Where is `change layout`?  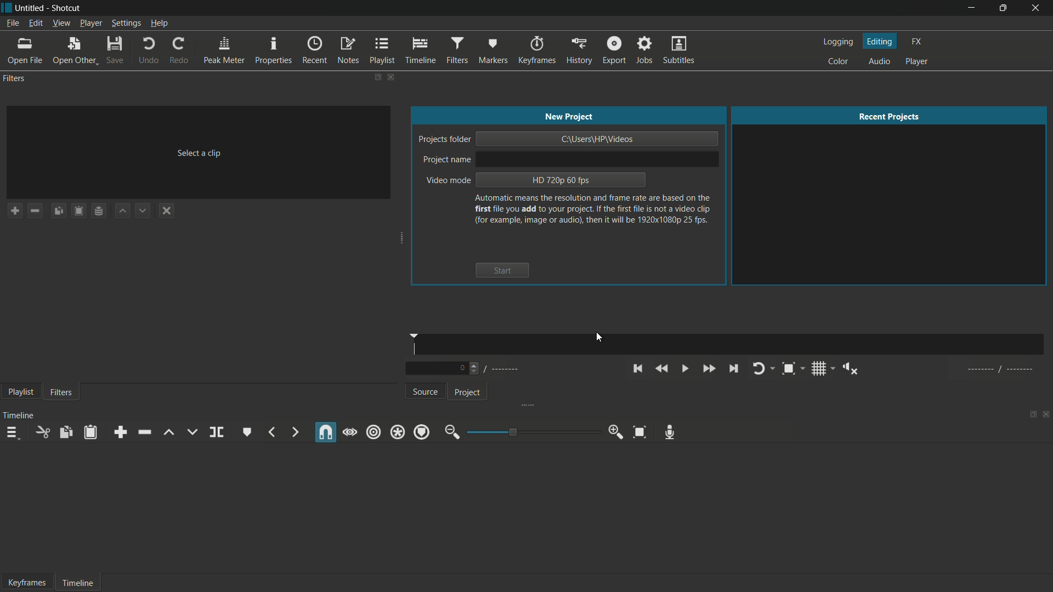 change layout is located at coordinates (373, 76).